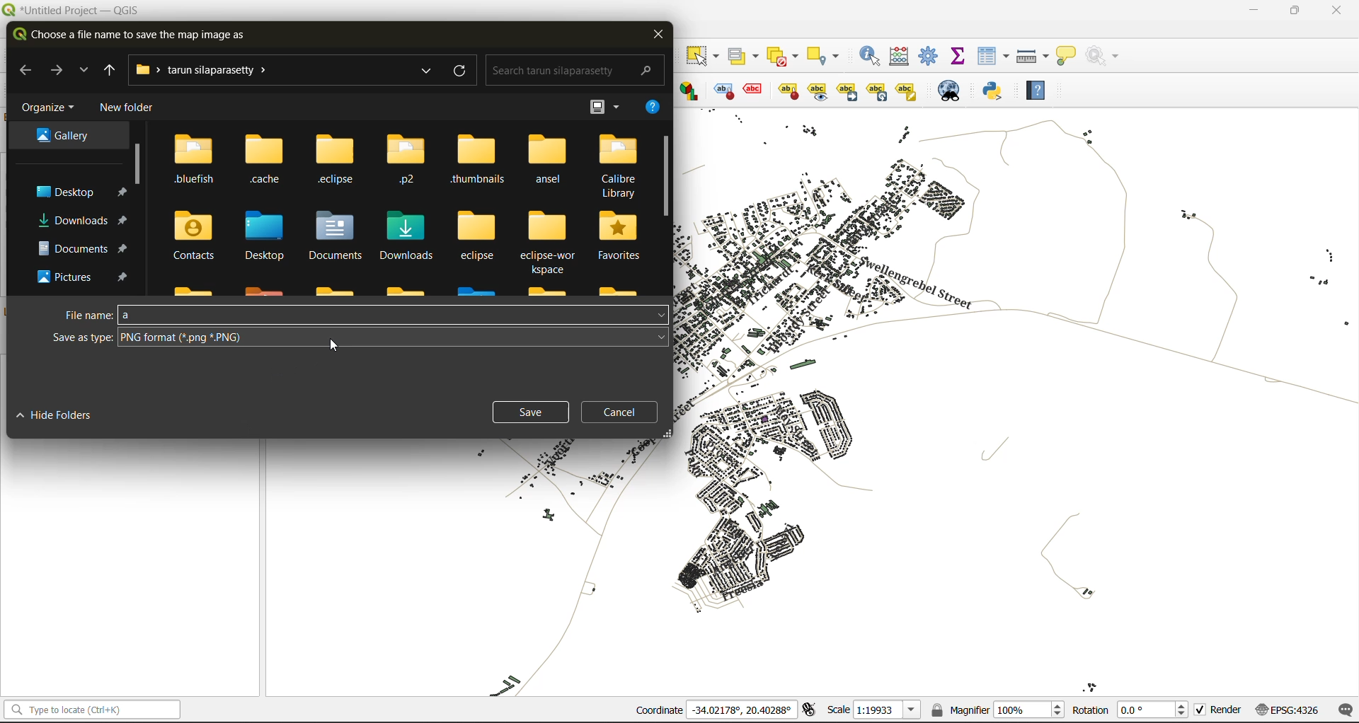 The image size is (1359, 723). What do you see at coordinates (999, 92) in the screenshot?
I see `python` at bounding box center [999, 92].